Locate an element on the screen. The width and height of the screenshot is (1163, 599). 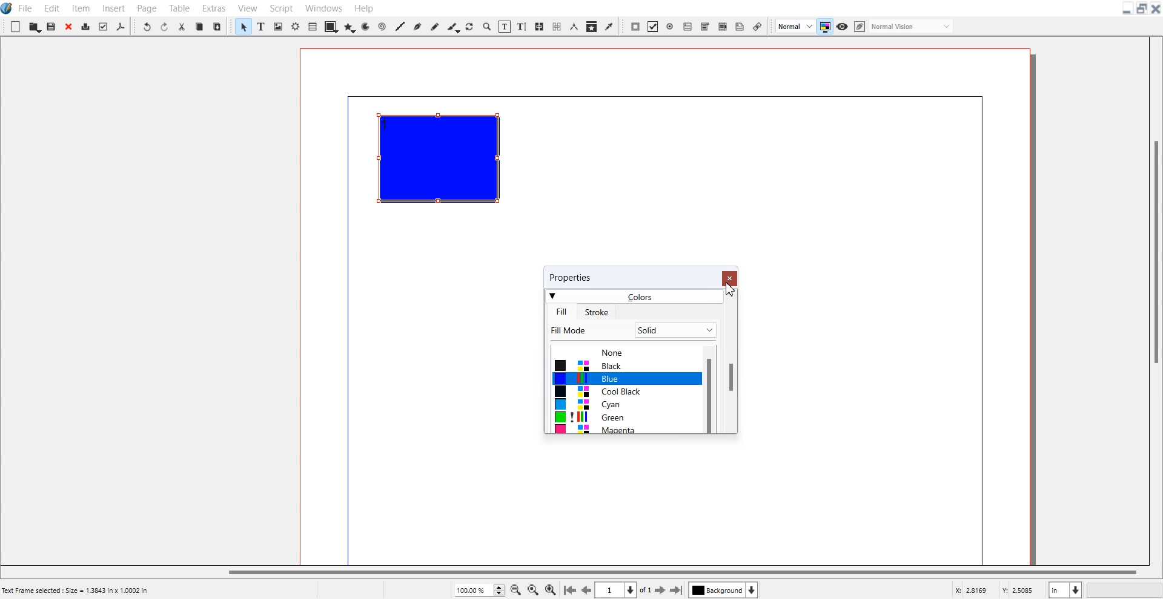
Colors is located at coordinates (626, 390).